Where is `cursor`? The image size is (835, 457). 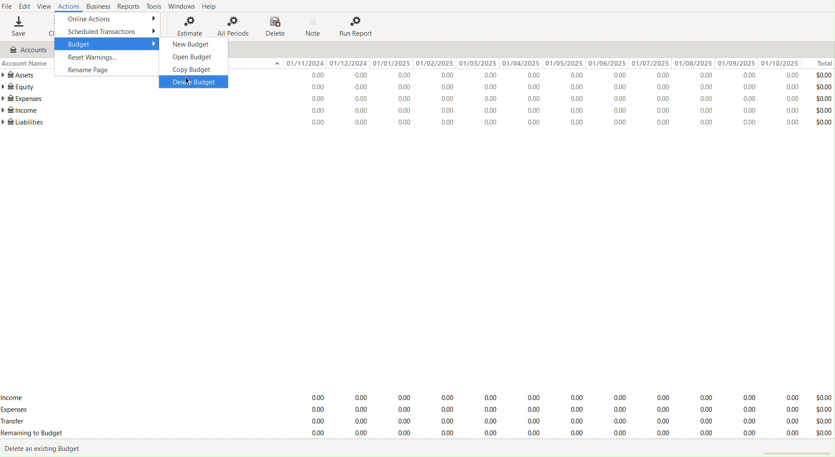 cursor is located at coordinates (187, 81).